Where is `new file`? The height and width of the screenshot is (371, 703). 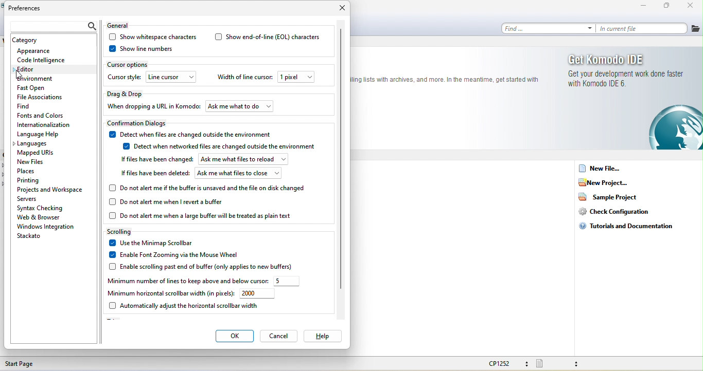
new file is located at coordinates (601, 169).